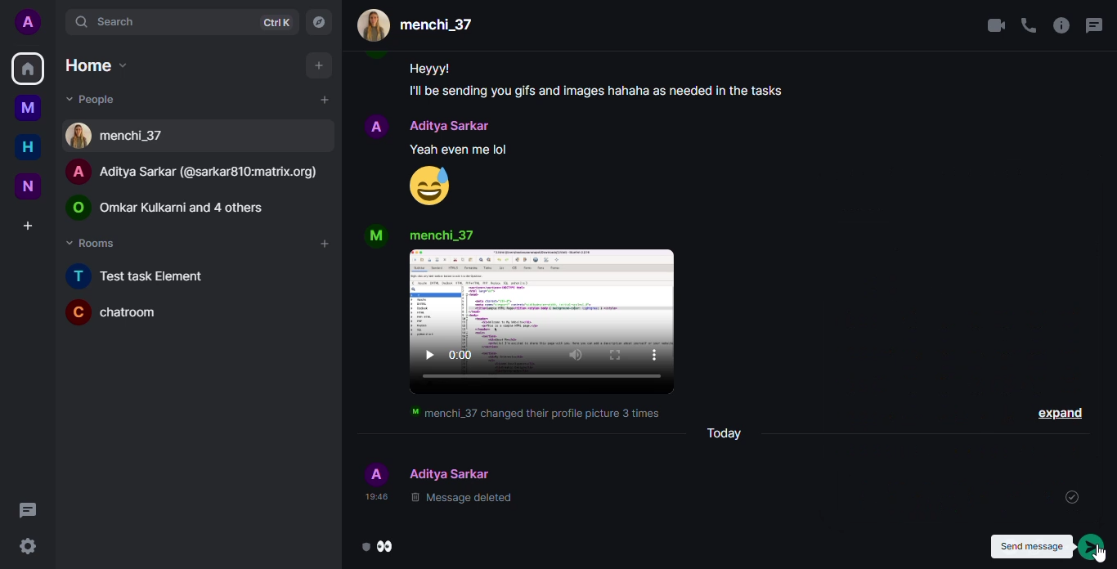 The width and height of the screenshot is (1117, 569). Describe the element at coordinates (273, 24) in the screenshot. I see `ctrlK` at that location.